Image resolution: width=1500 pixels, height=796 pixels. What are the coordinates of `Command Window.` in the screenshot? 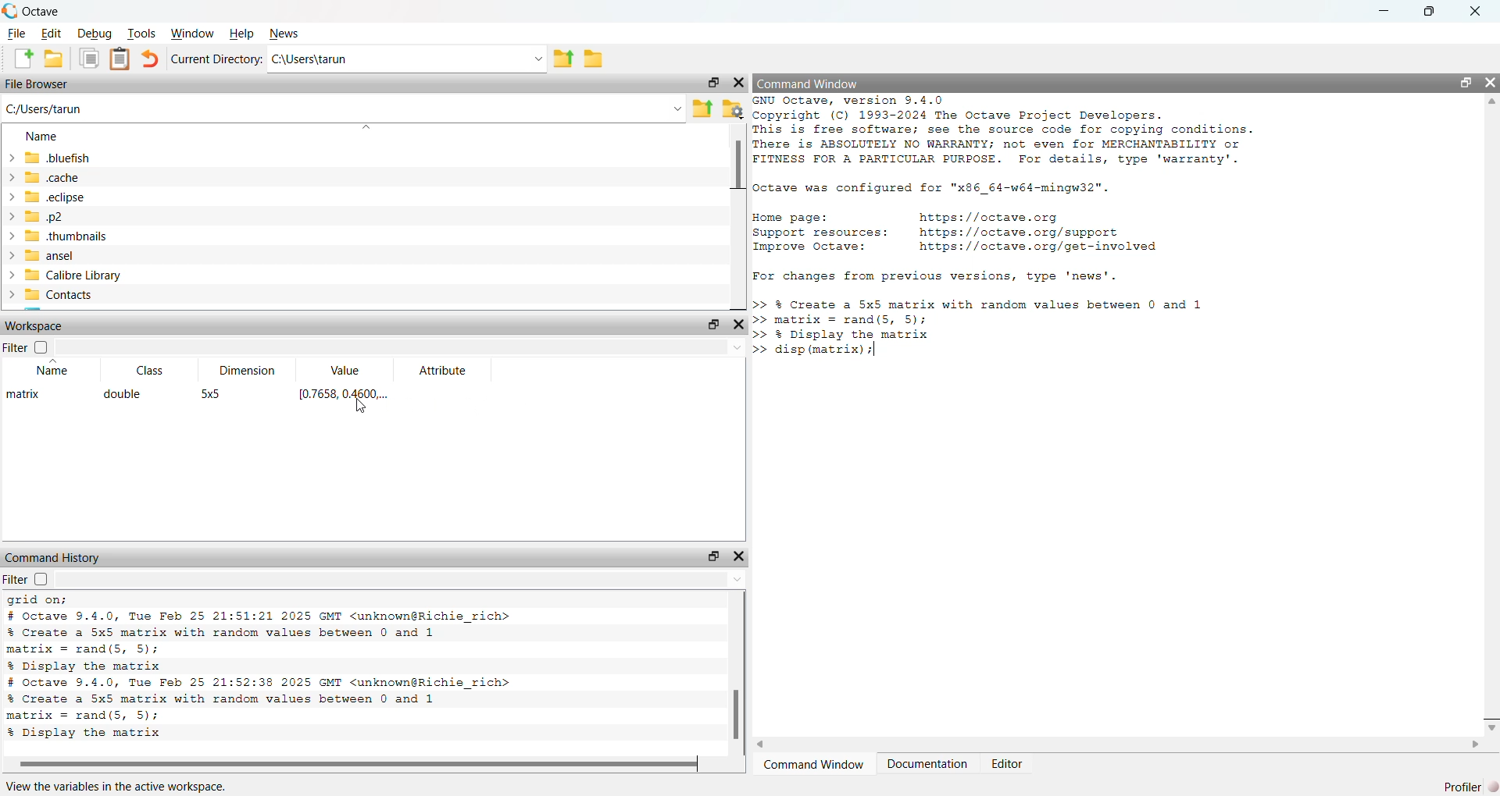 It's located at (807, 80).